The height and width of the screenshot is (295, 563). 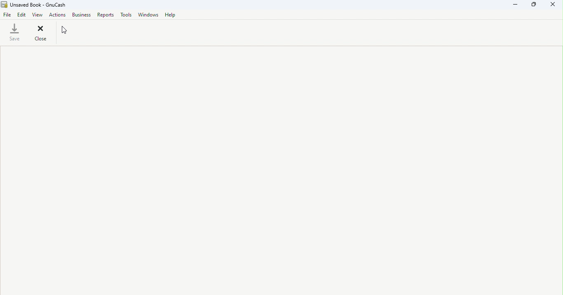 I want to click on File name, so click(x=34, y=5).